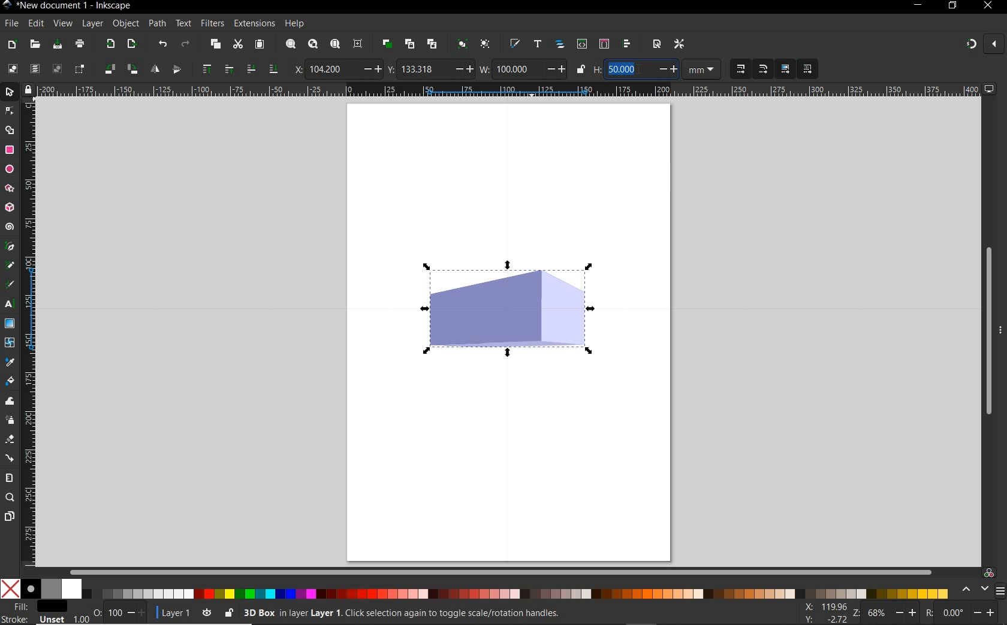 This screenshot has width=1007, height=625. I want to click on increase/decrease, so click(371, 69).